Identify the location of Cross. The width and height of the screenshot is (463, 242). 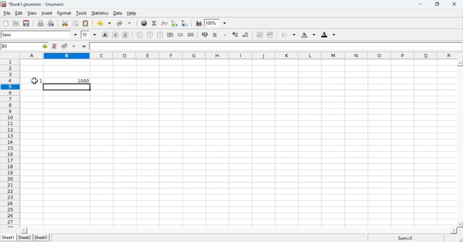
(455, 4).